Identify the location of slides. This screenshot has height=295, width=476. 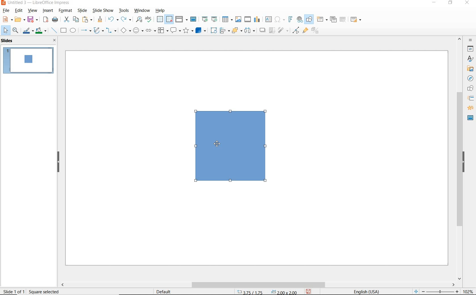
(8, 41).